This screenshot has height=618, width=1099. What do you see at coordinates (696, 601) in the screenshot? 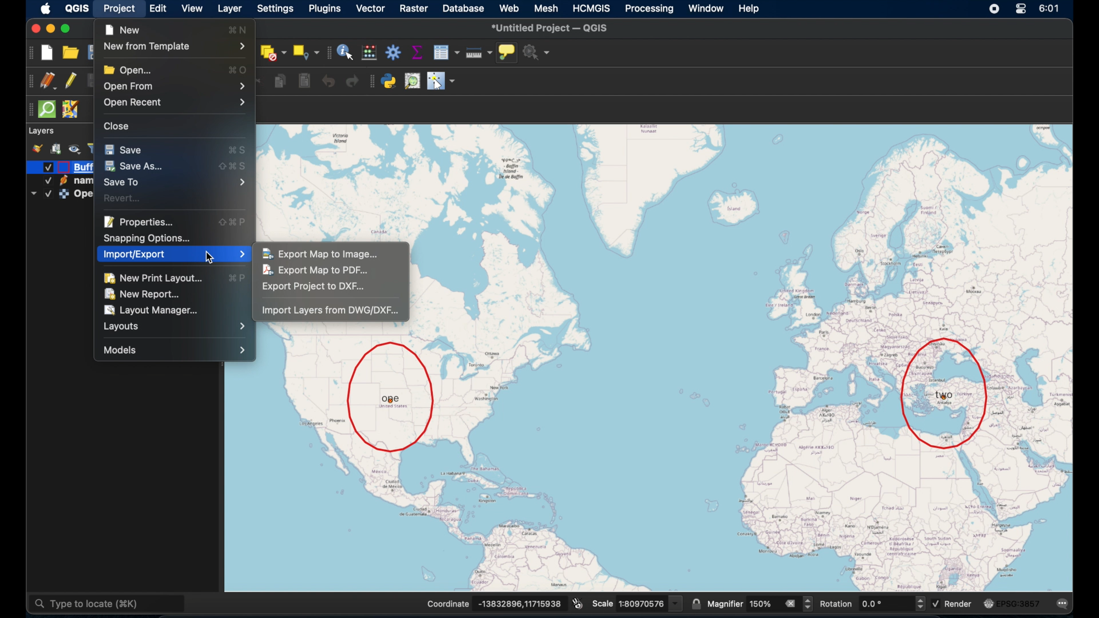
I see `lock scale` at bounding box center [696, 601].